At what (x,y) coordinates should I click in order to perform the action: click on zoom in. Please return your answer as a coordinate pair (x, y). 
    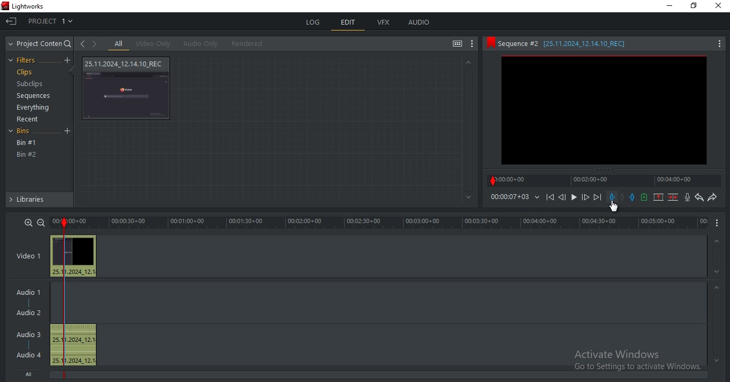
    Looking at the image, I should click on (29, 222).